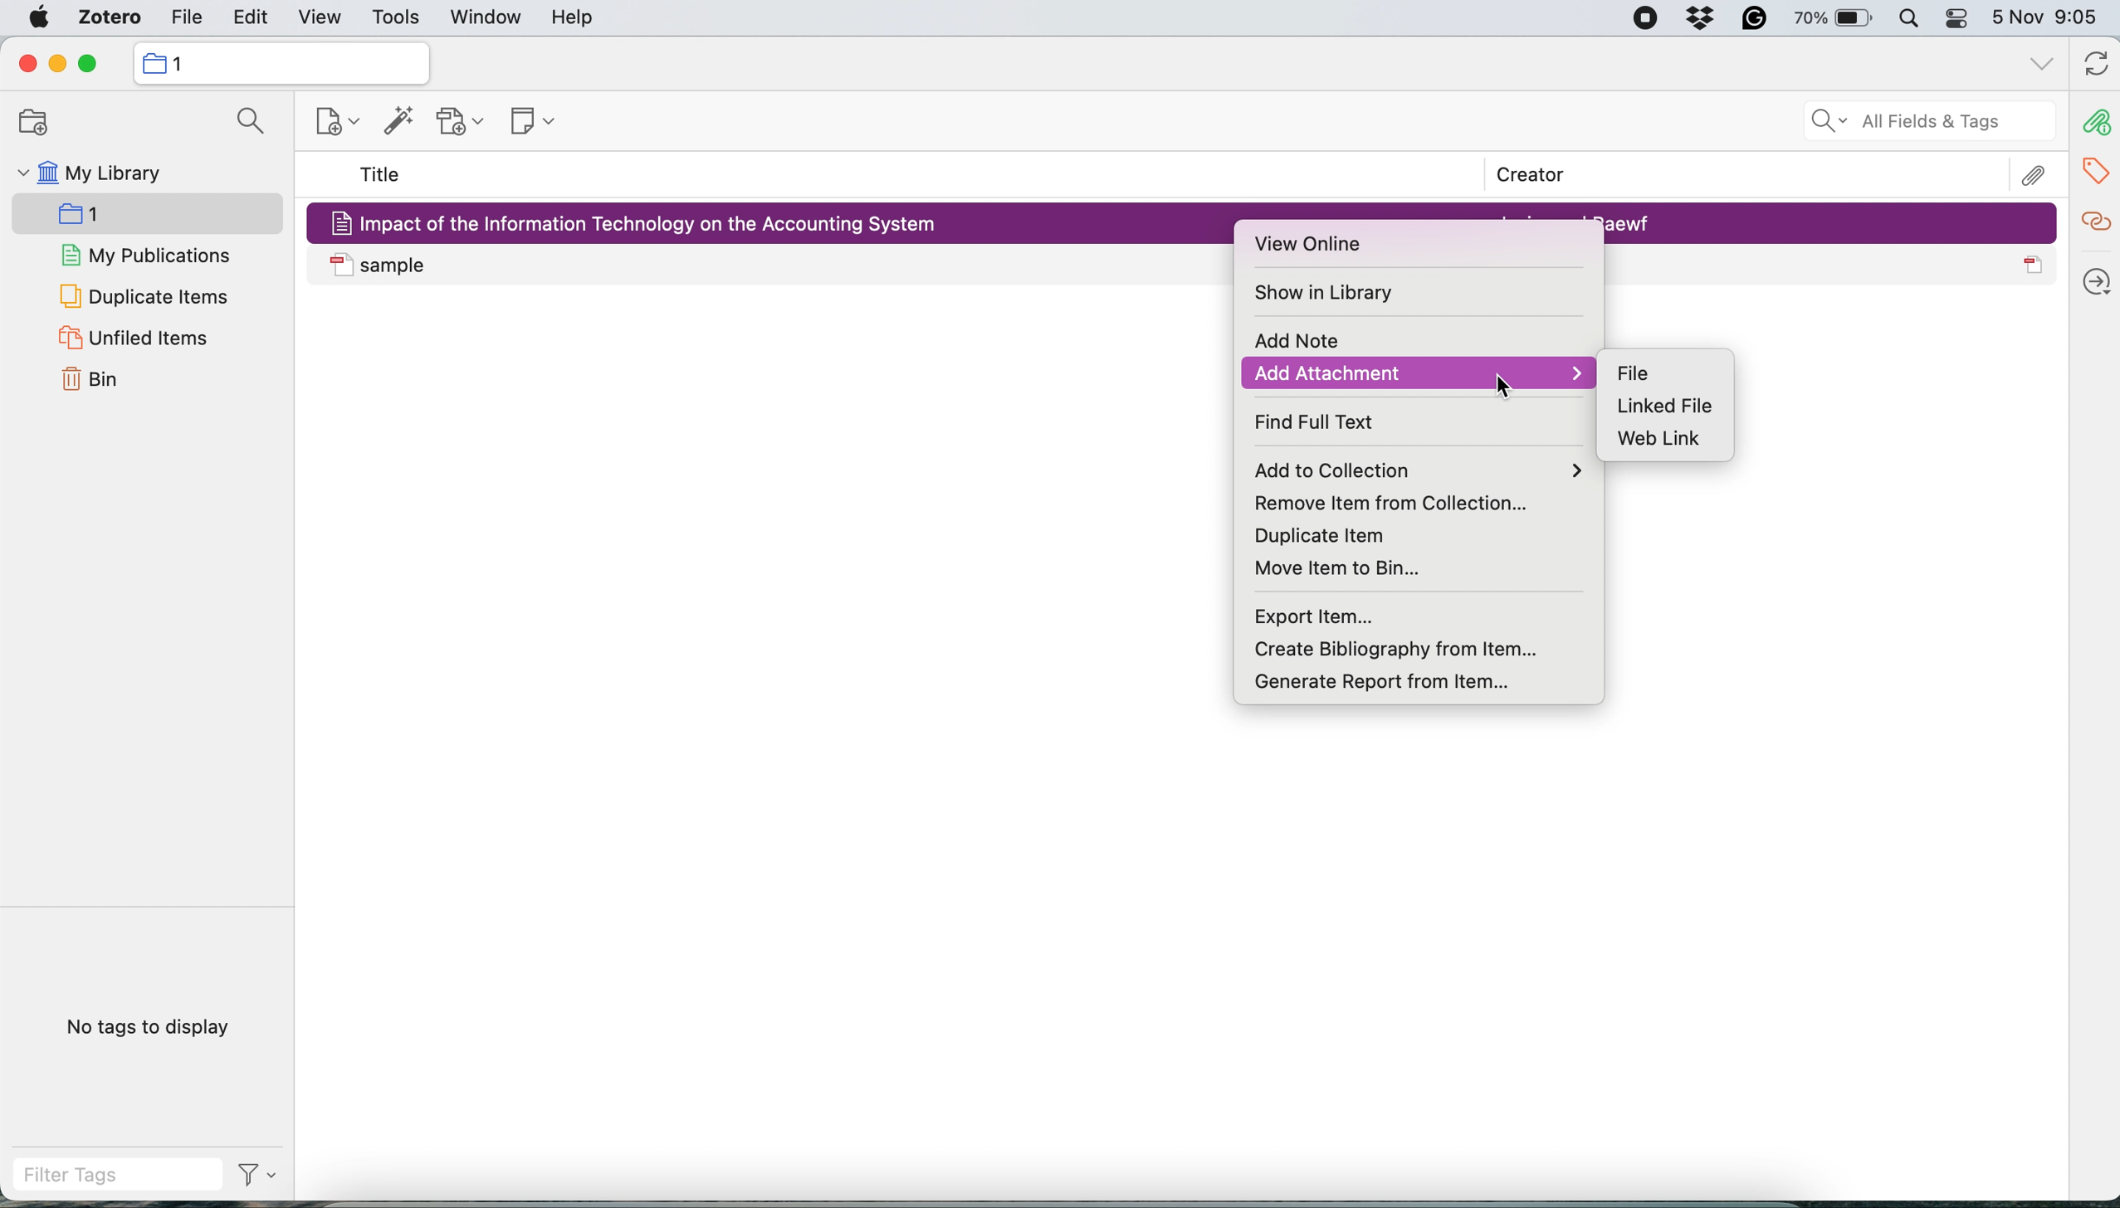 The image size is (2120, 1208). I want to click on minimise, so click(57, 65).